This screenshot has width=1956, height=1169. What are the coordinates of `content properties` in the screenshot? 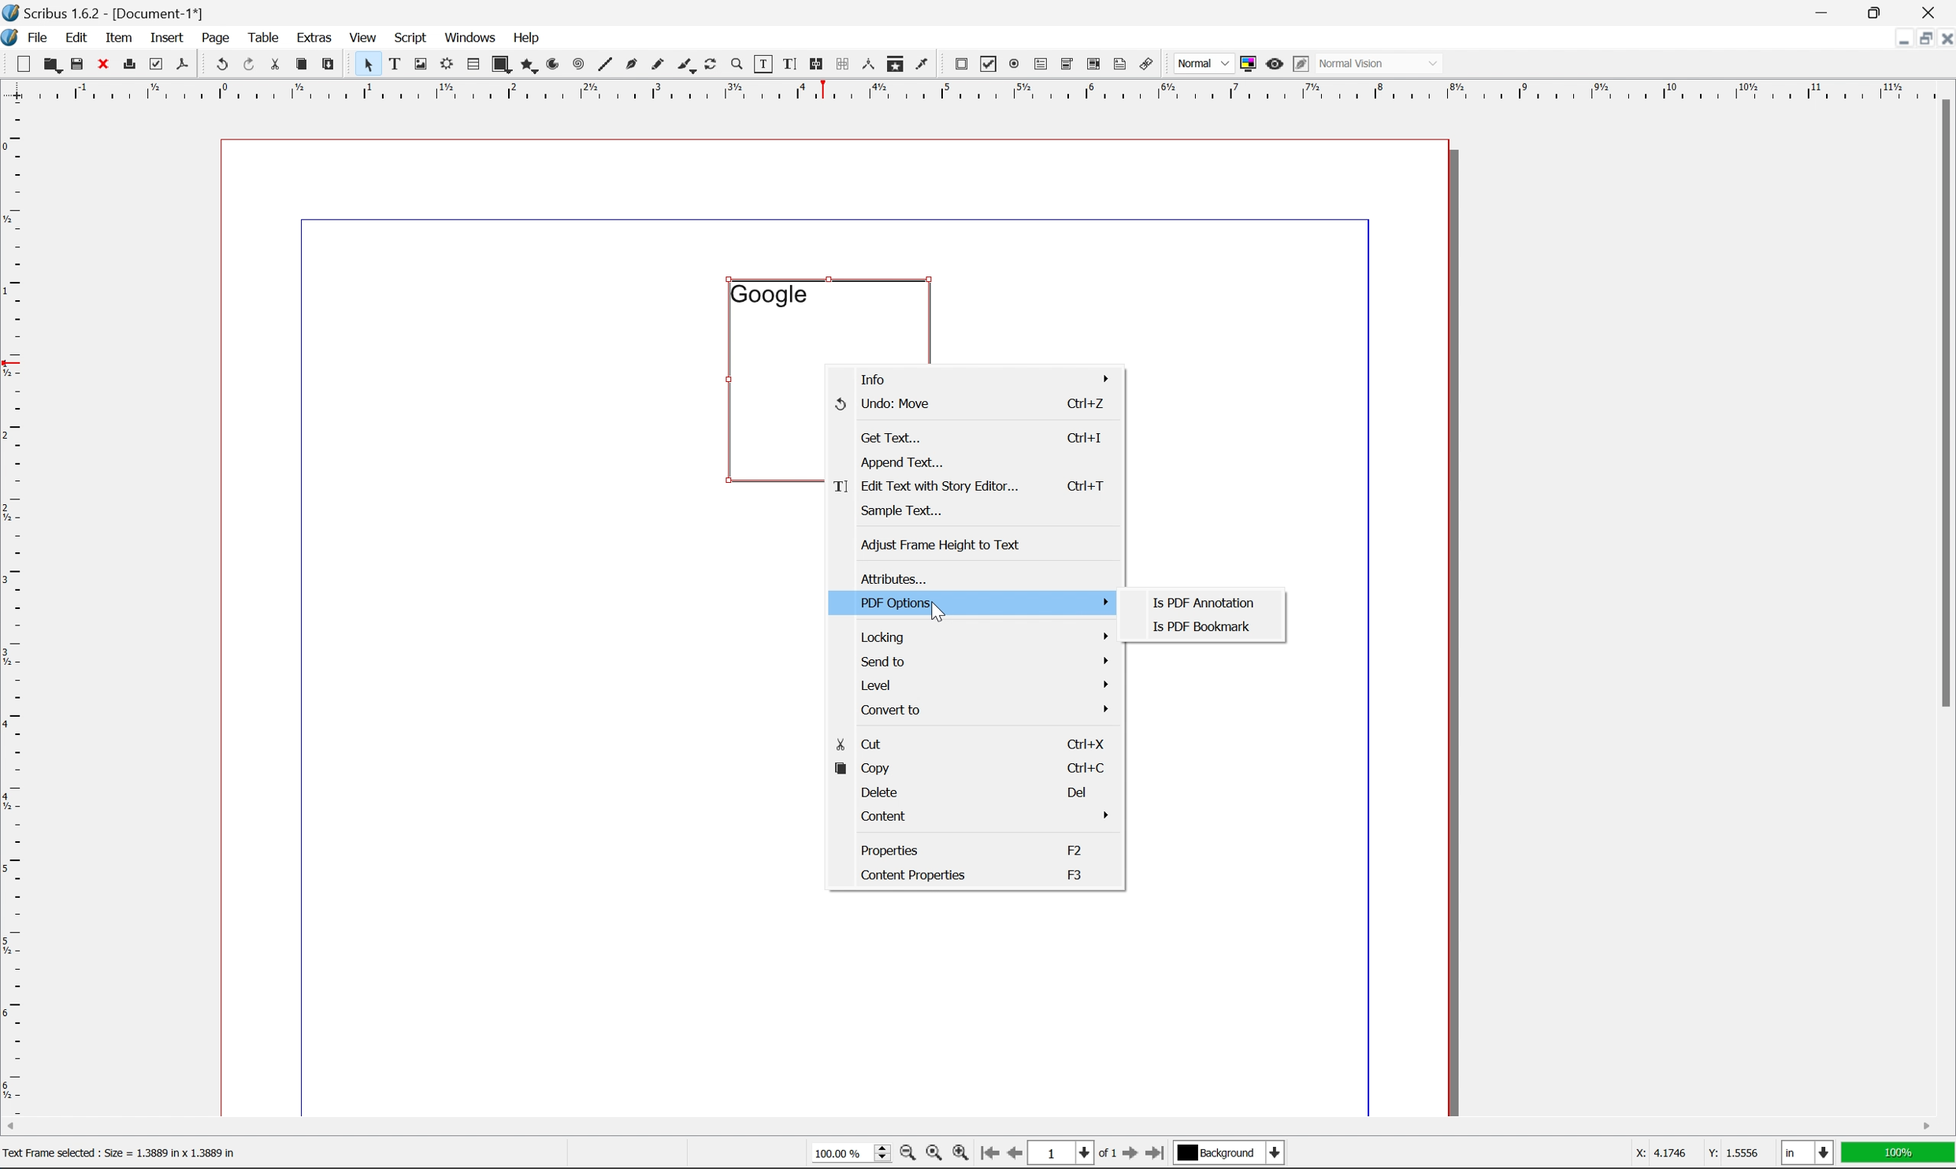 It's located at (915, 877).